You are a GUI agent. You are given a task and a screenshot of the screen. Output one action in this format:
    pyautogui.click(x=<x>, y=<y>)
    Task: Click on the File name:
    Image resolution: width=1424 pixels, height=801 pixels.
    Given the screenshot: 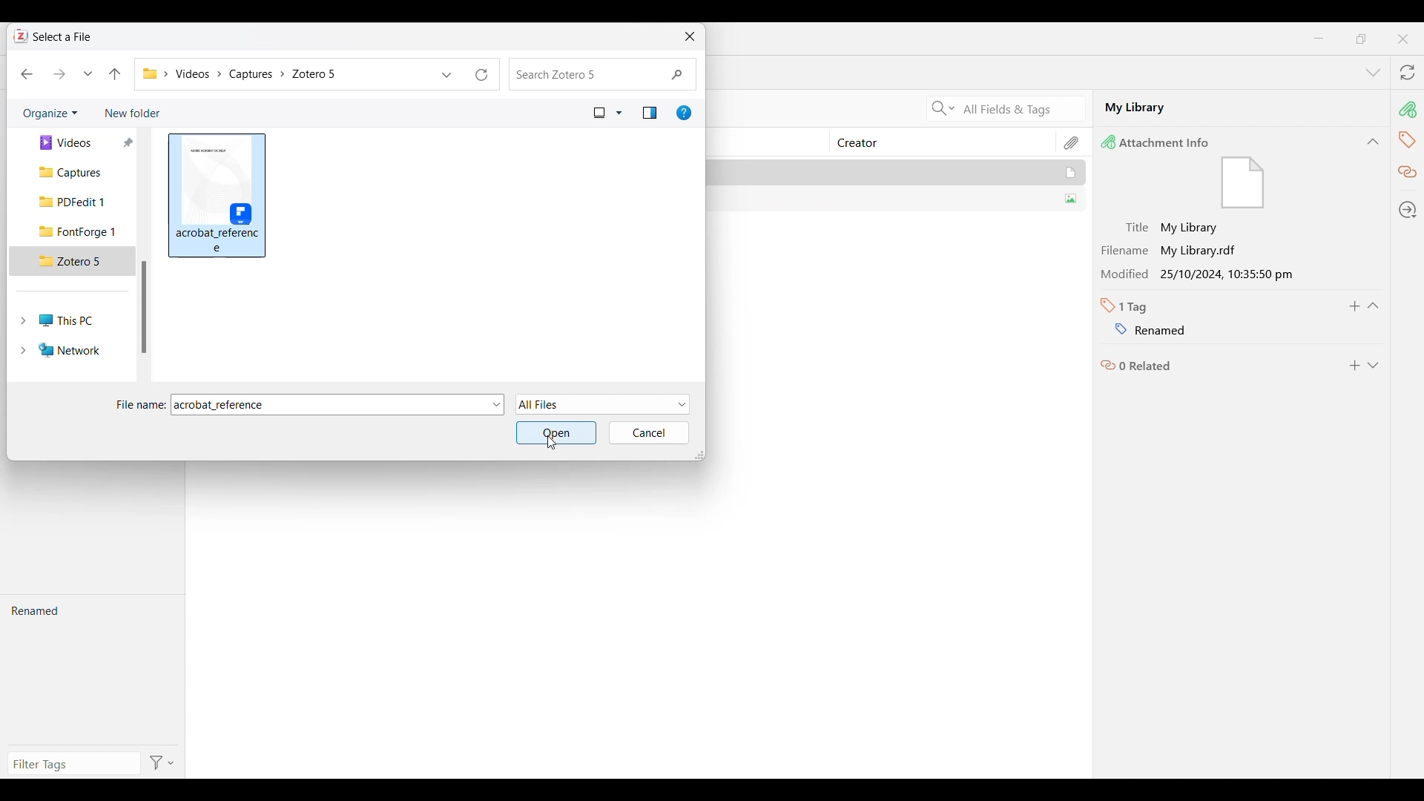 What is the action you would take?
    pyautogui.click(x=135, y=404)
    